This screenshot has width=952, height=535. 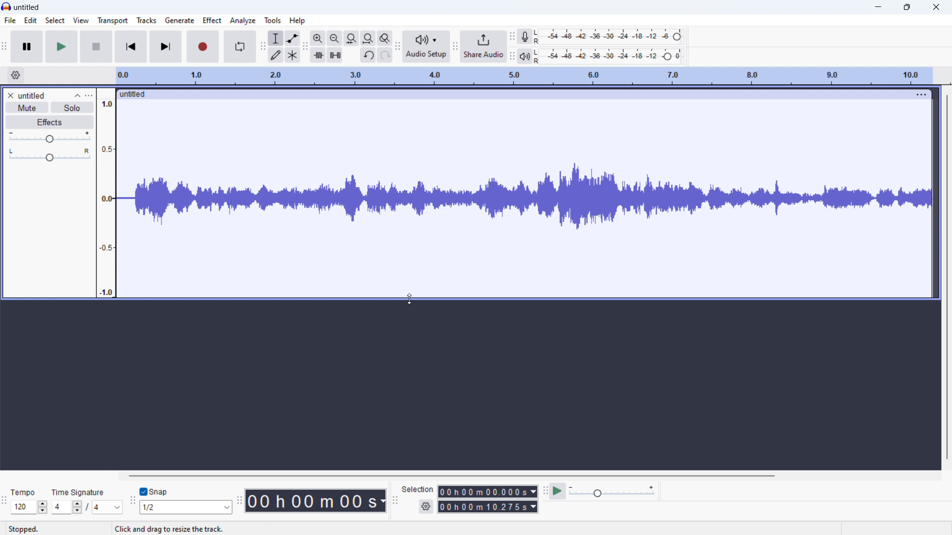 What do you see at coordinates (243, 21) in the screenshot?
I see `analyze` at bounding box center [243, 21].